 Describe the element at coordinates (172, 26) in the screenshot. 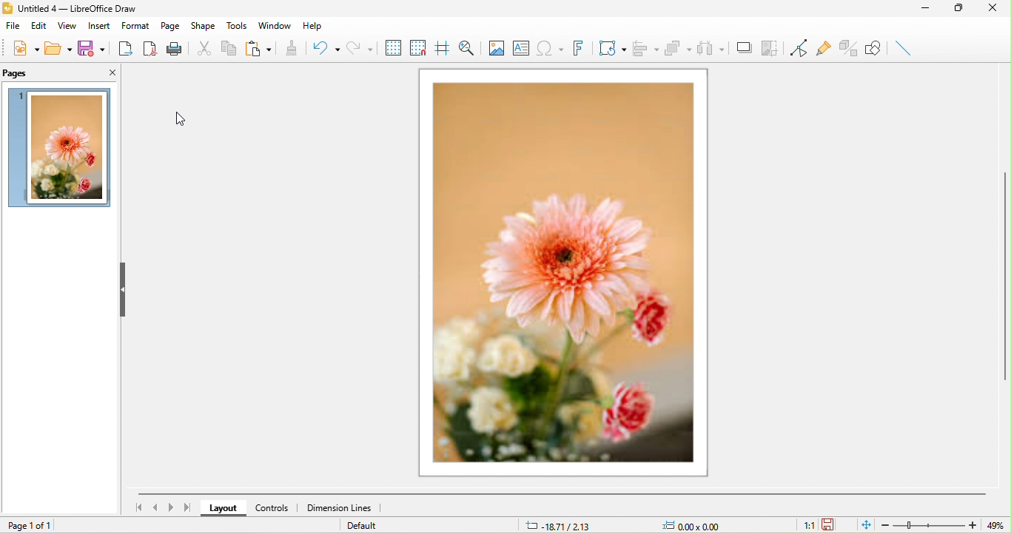

I see `page` at that location.